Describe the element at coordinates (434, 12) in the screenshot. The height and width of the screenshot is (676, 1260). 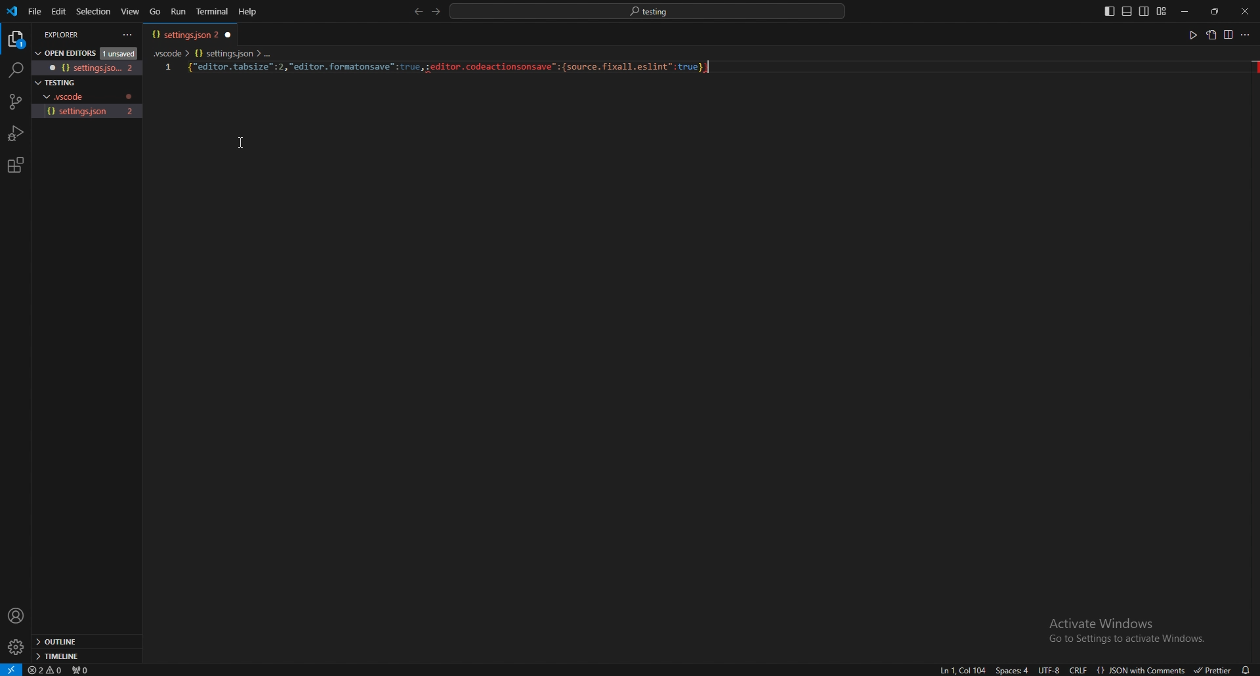
I see `forward` at that location.